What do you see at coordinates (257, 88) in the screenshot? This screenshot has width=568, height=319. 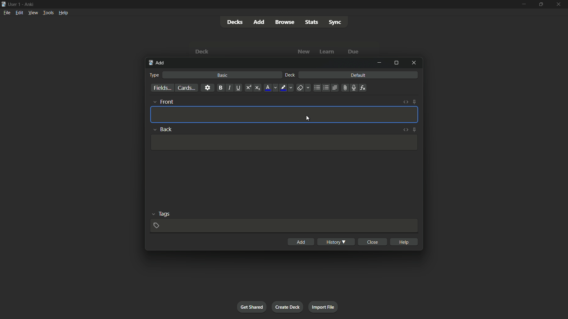 I see `subscript` at bounding box center [257, 88].